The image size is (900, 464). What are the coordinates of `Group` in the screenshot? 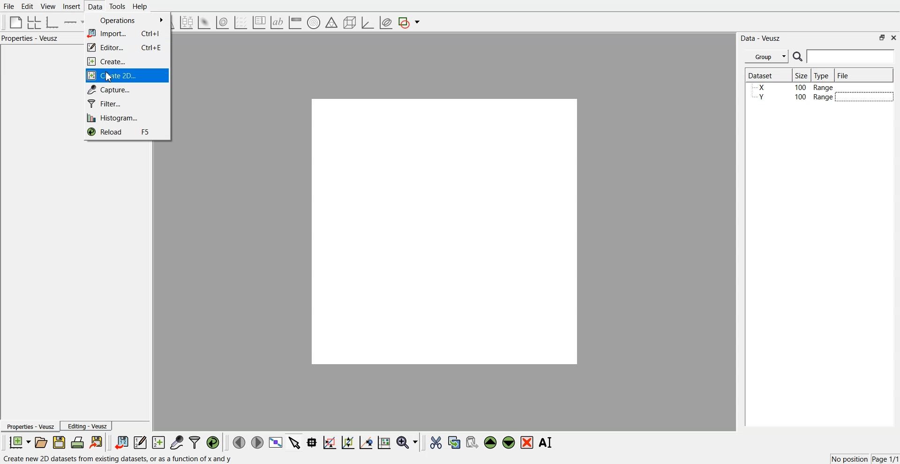 It's located at (767, 57).